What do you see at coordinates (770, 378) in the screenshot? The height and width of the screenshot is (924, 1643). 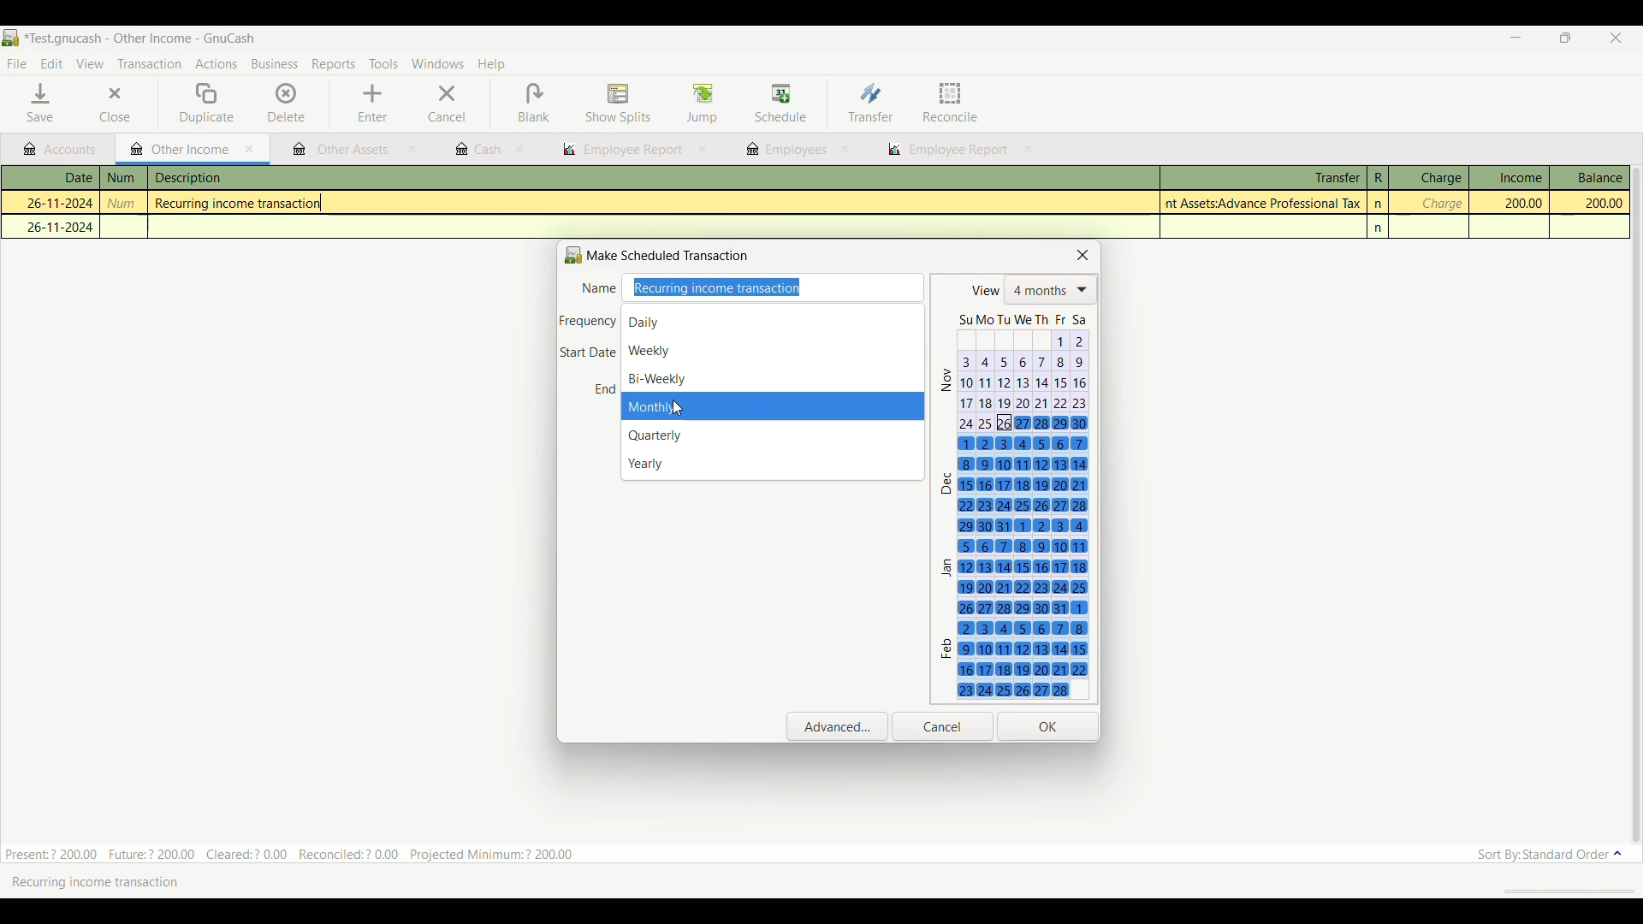 I see `Bi-Weekly` at bounding box center [770, 378].